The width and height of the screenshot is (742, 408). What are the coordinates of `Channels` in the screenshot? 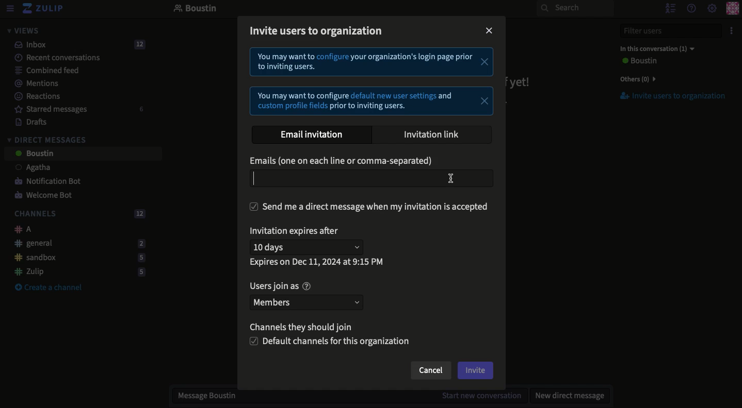 It's located at (77, 214).